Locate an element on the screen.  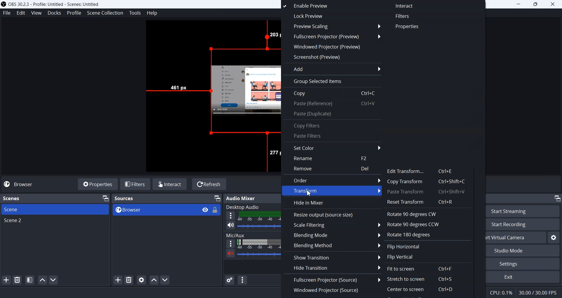
Move scene up is located at coordinates (42, 280).